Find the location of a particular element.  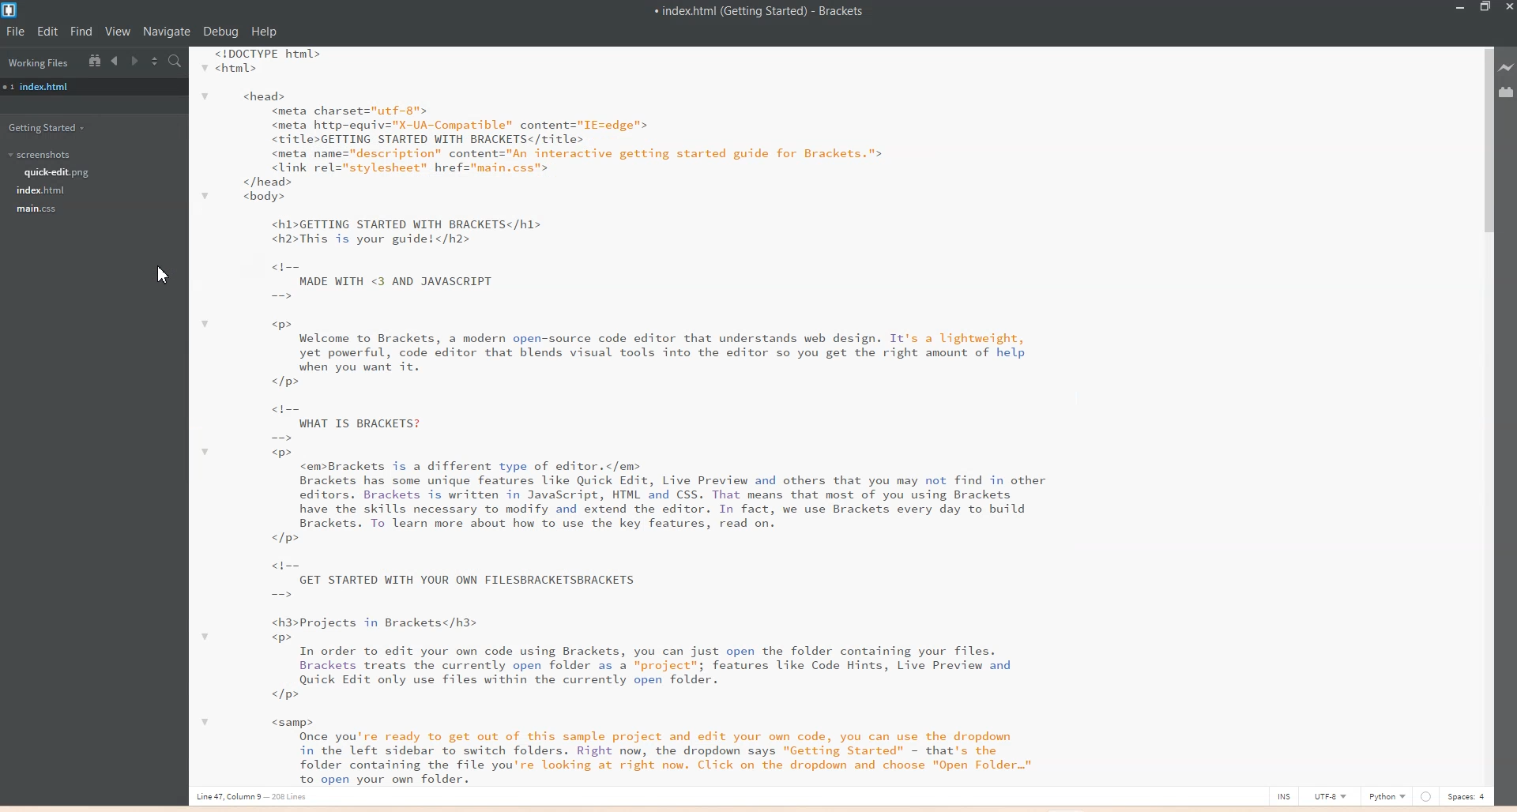

Extensions Manager is located at coordinates (1507, 91).